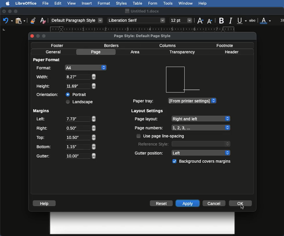 Image resolution: width=284 pixels, height=236 pixels. Describe the element at coordinates (189, 203) in the screenshot. I see `Apply` at that location.